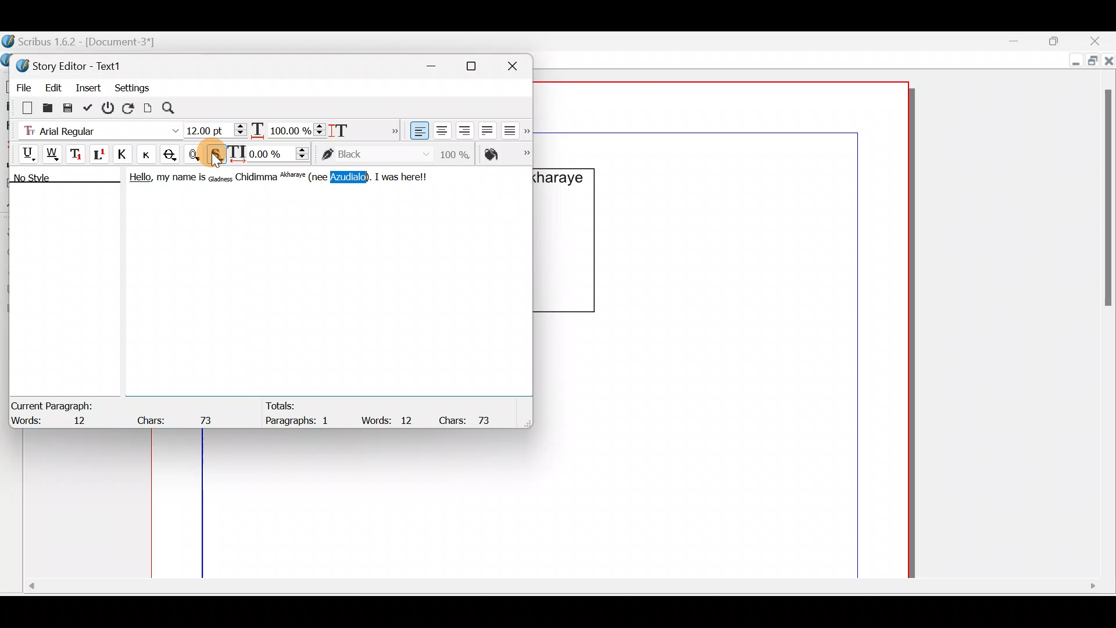 The image size is (1116, 628). I want to click on Words: 12, so click(55, 422).